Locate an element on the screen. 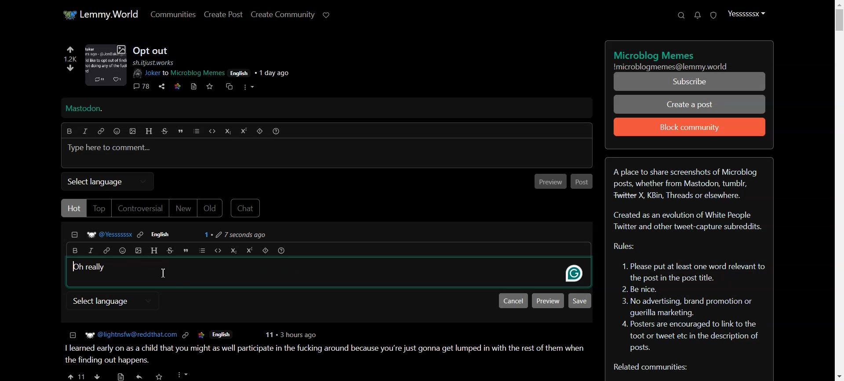 The width and height of the screenshot is (844, 381). book mark is located at coordinates (193, 86).